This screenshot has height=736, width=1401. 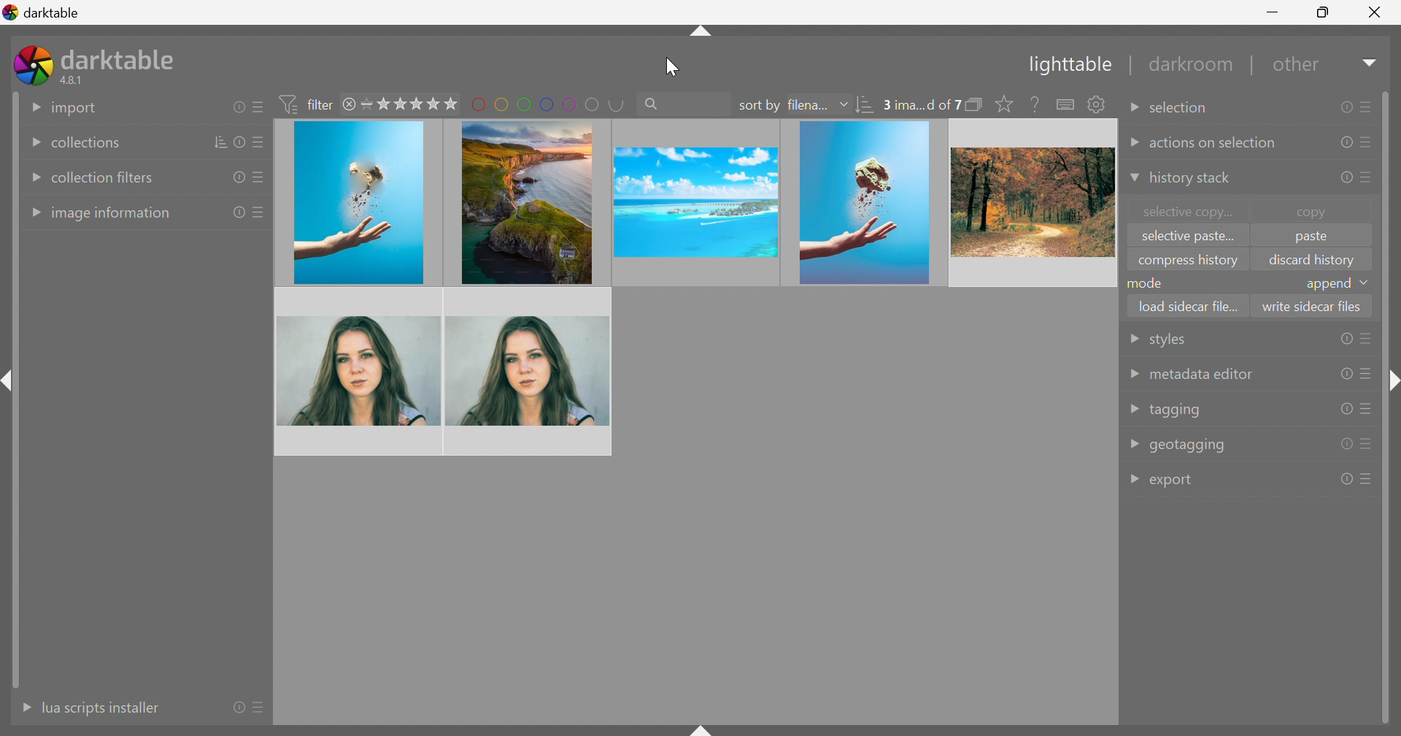 What do you see at coordinates (1132, 179) in the screenshot?
I see `Drop Down` at bounding box center [1132, 179].